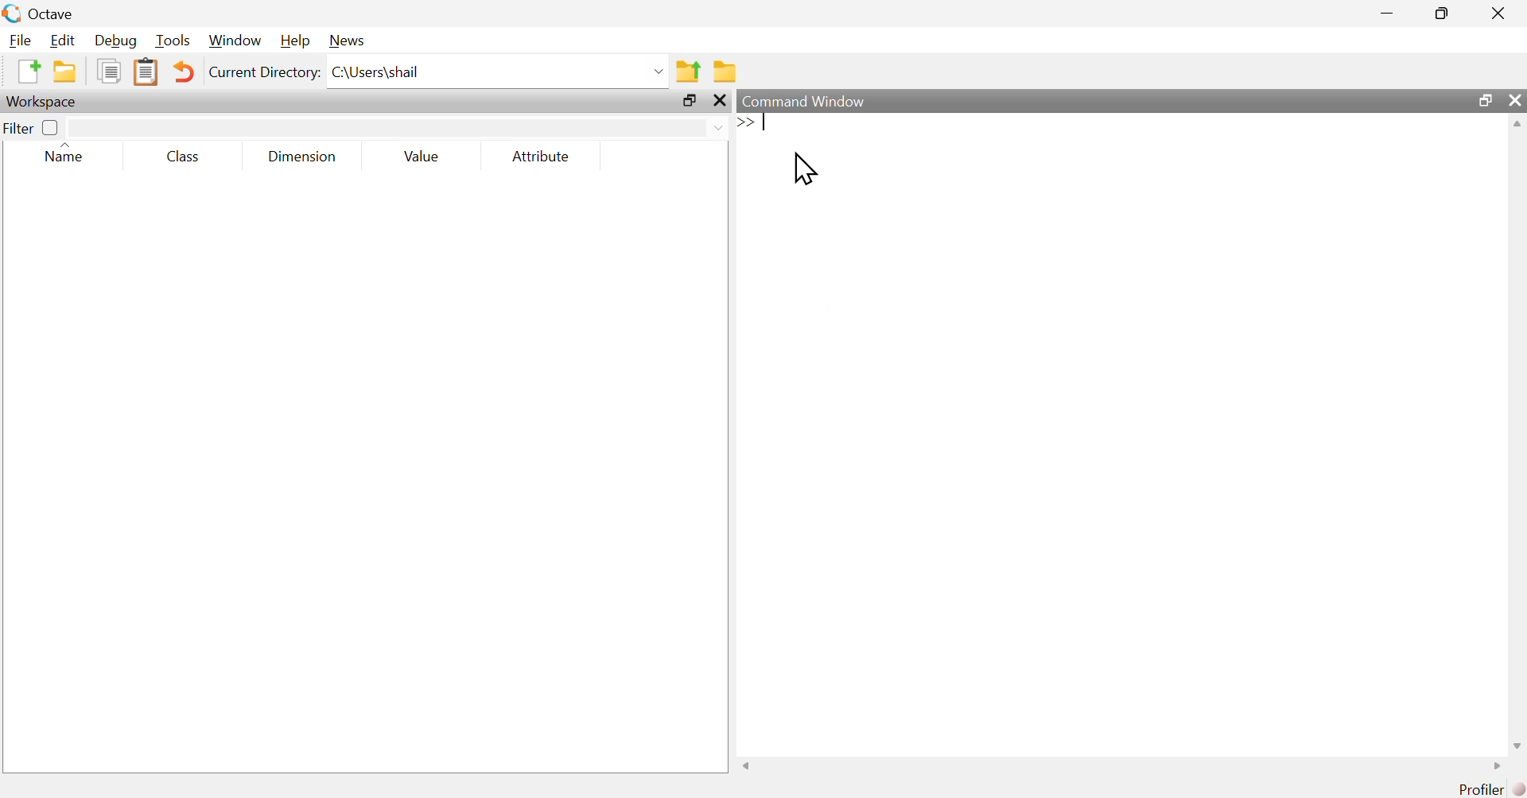 This screenshot has height=798, width=1527. I want to click on New script, so click(28, 72).